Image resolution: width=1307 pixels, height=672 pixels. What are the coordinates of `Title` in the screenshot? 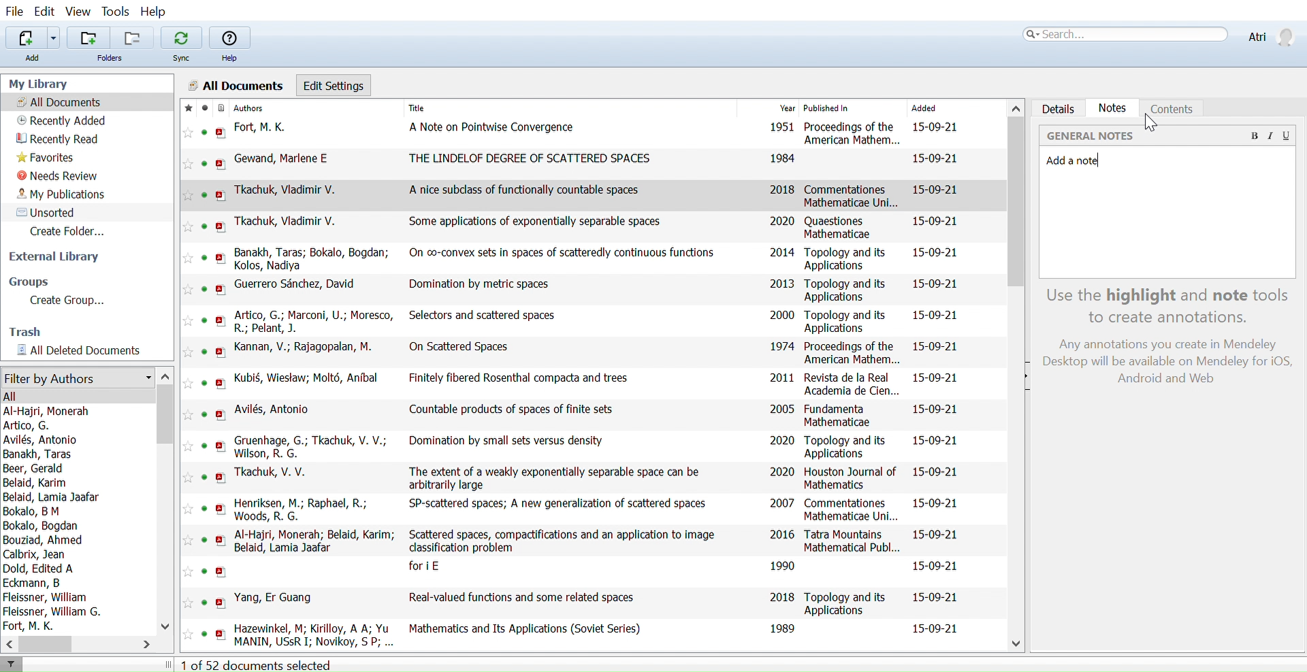 It's located at (417, 107).